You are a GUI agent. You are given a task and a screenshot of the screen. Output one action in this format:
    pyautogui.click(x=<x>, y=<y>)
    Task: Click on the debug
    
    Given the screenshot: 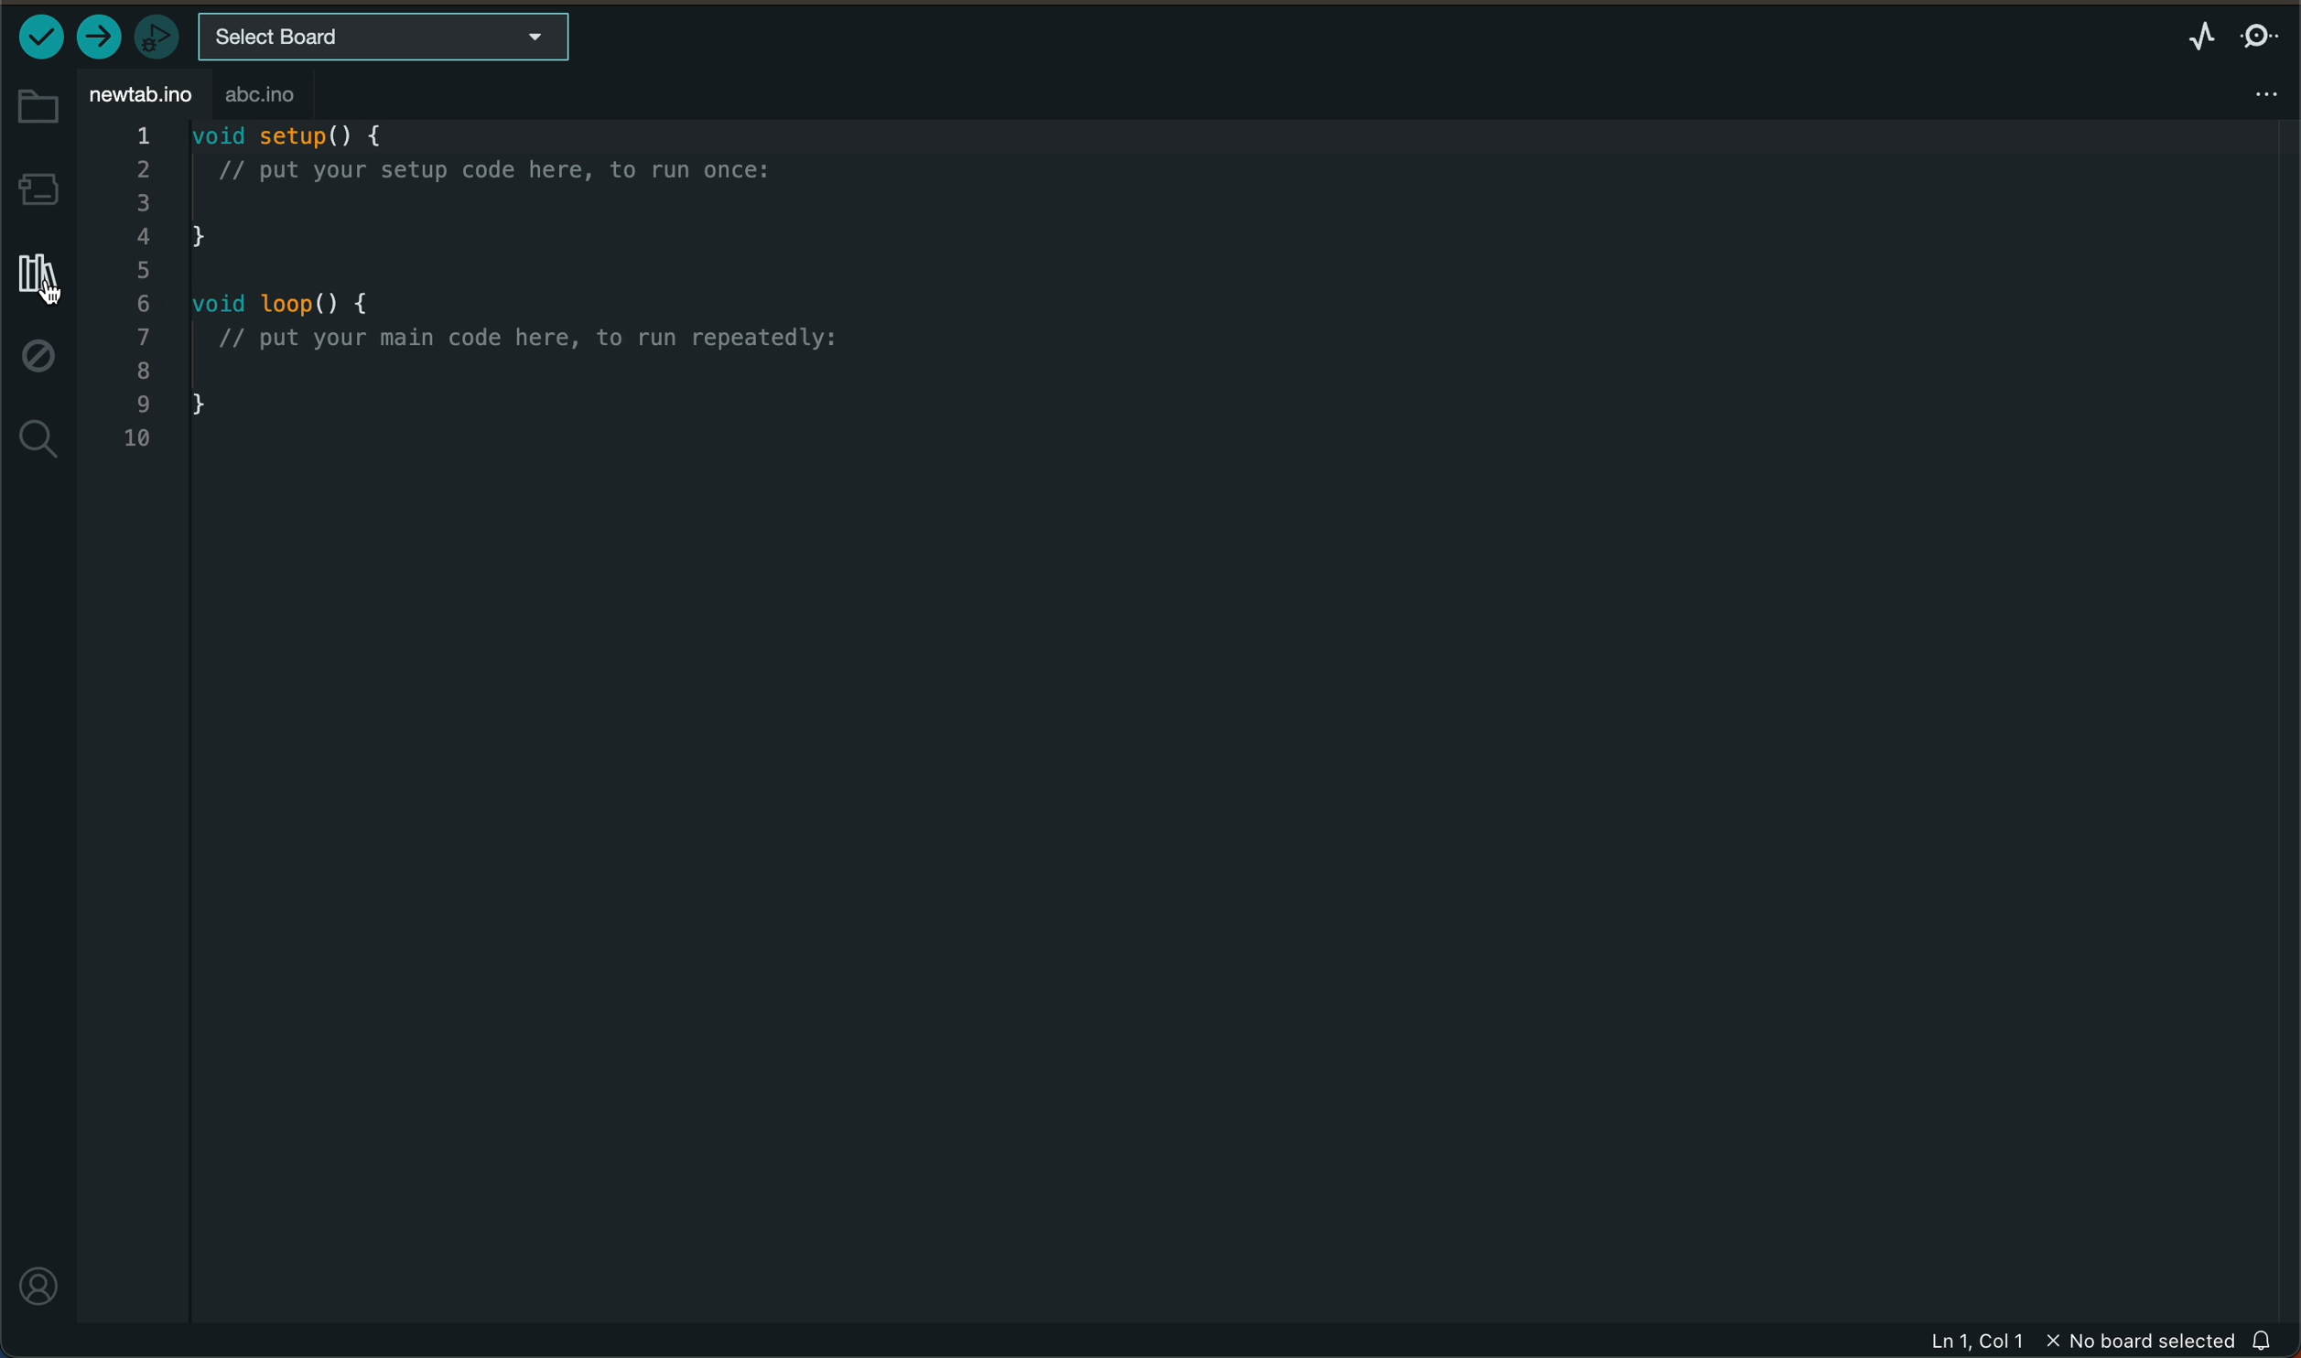 What is the action you would take?
    pyautogui.click(x=41, y=360)
    